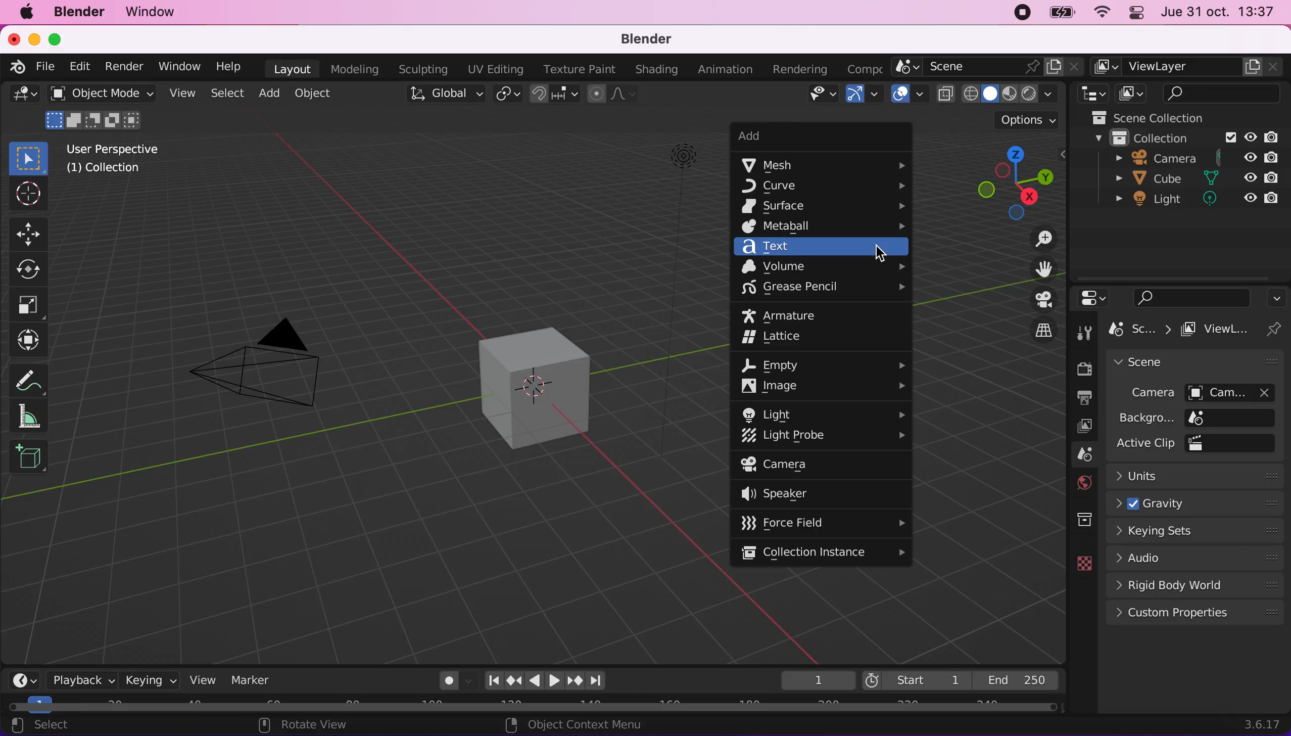 This screenshot has height=736, width=1291. Describe the element at coordinates (1080, 367) in the screenshot. I see `render` at that location.